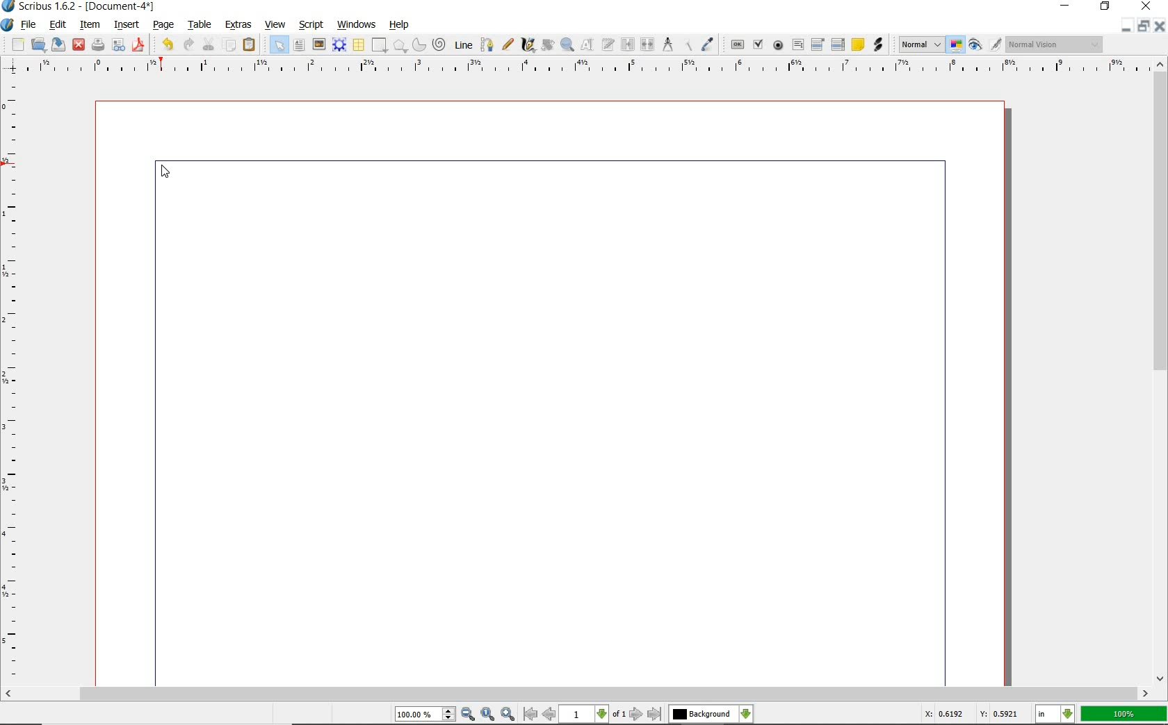 The height and width of the screenshot is (725, 1168). What do you see at coordinates (708, 42) in the screenshot?
I see `eye dropper` at bounding box center [708, 42].